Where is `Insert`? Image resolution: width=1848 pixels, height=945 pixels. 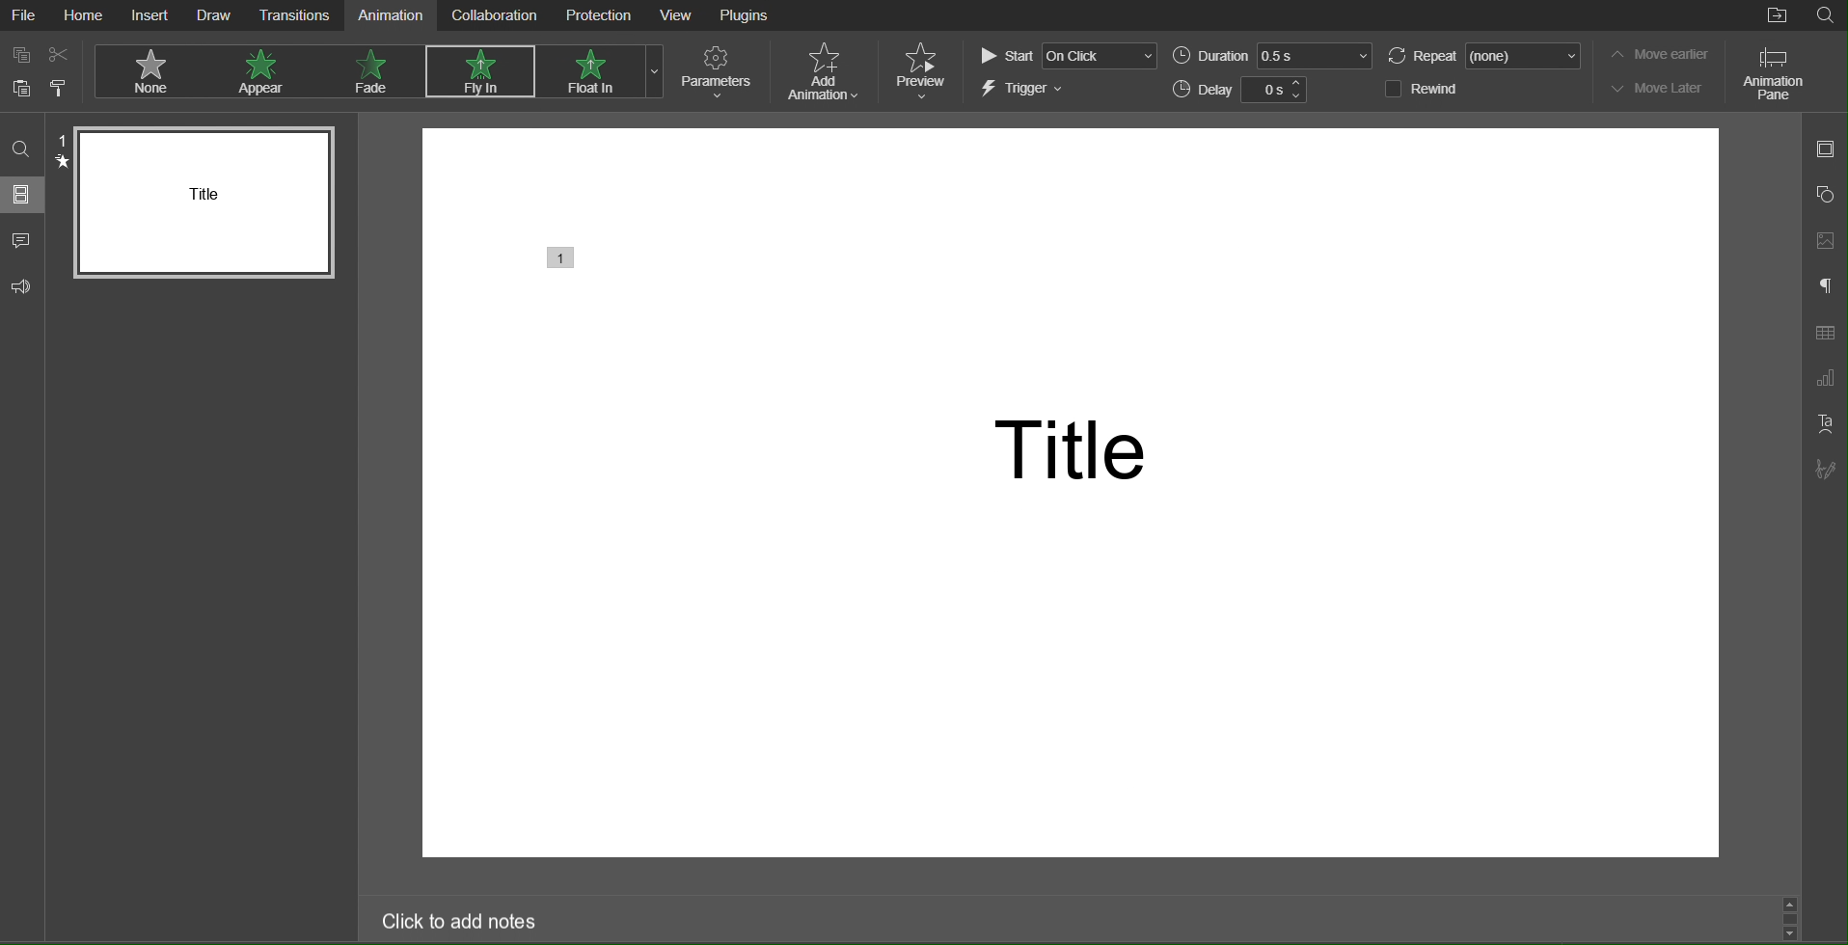
Insert is located at coordinates (153, 16).